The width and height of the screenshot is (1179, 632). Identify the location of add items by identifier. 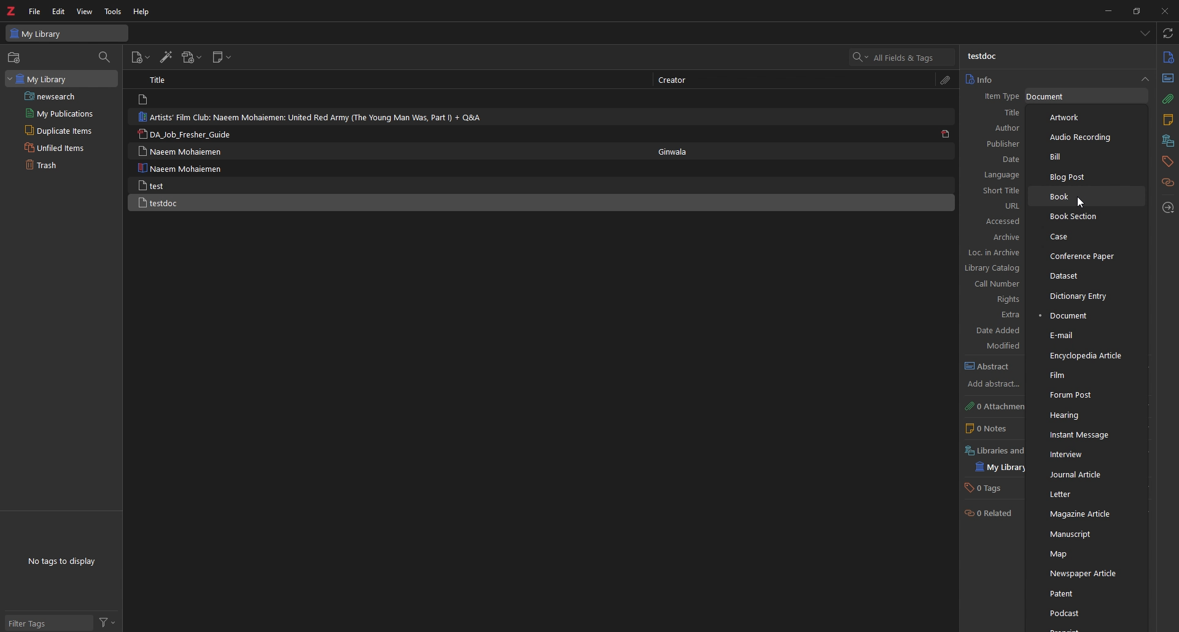
(165, 56).